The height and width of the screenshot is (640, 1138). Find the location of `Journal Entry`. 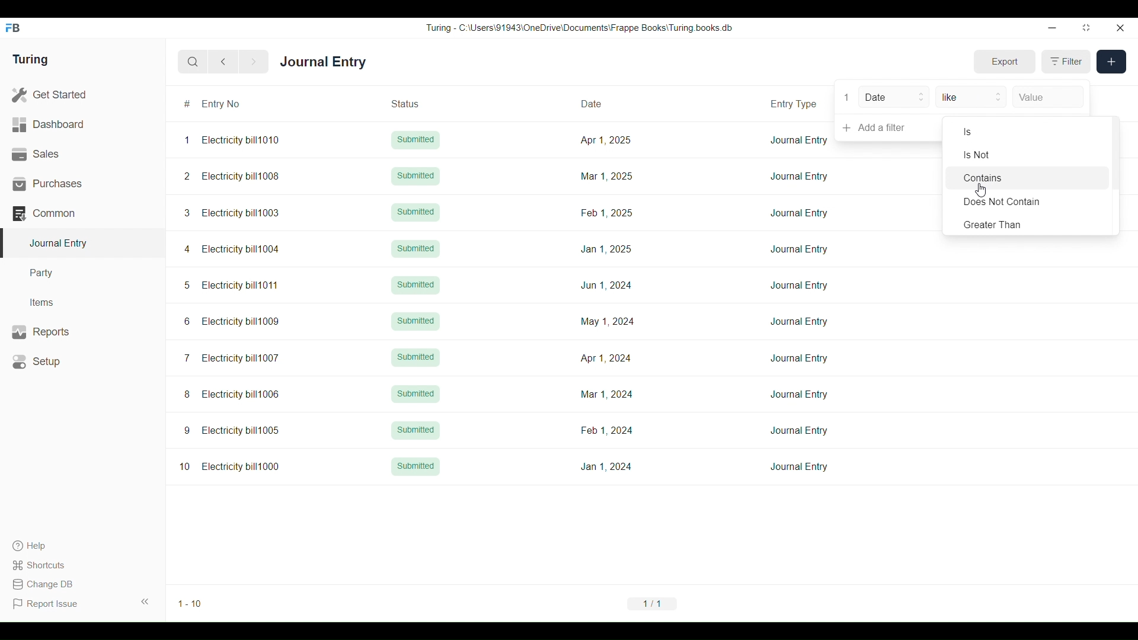

Journal Entry is located at coordinates (800, 213).